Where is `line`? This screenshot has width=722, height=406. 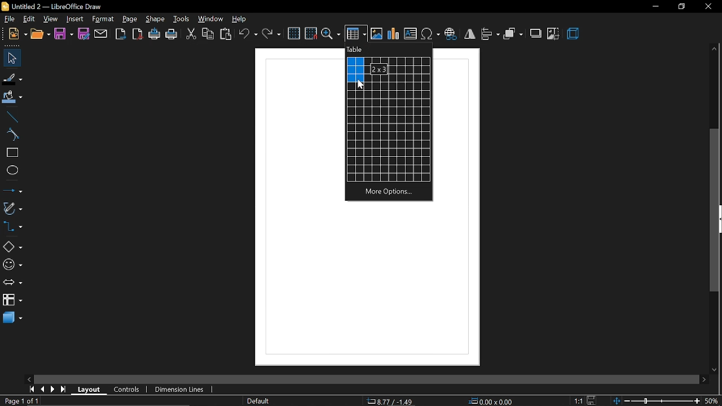
line is located at coordinates (10, 118).